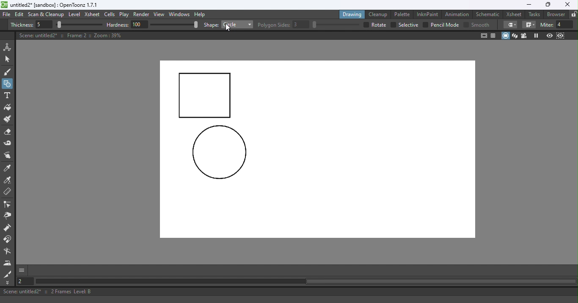 This screenshot has width=578, height=303. Describe the element at coordinates (306, 281) in the screenshot. I see `Horizontal scroll bar` at that location.